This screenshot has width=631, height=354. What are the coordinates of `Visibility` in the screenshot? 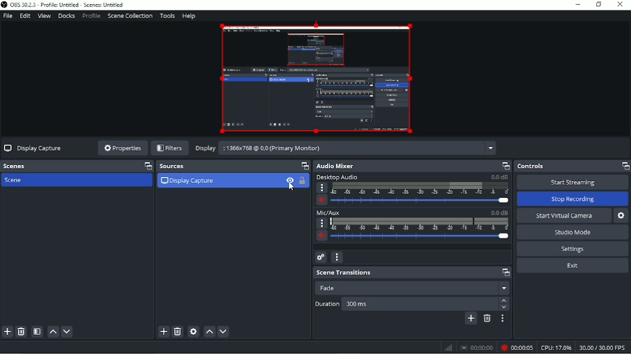 It's located at (289, 184).